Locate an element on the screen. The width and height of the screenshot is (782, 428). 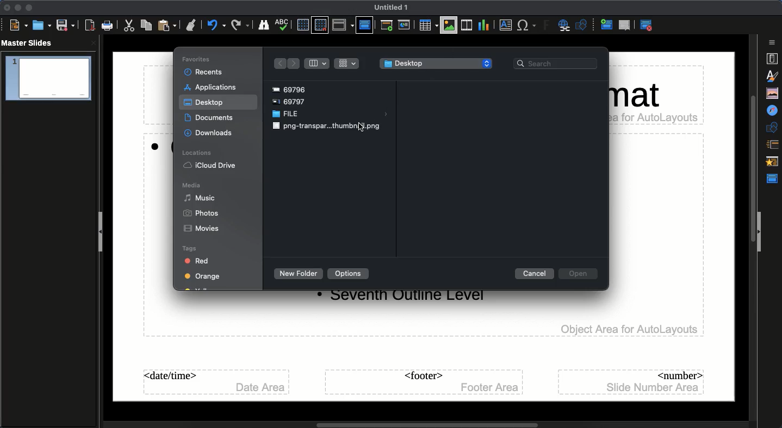
Video audio is located at coordinates (466, 26).